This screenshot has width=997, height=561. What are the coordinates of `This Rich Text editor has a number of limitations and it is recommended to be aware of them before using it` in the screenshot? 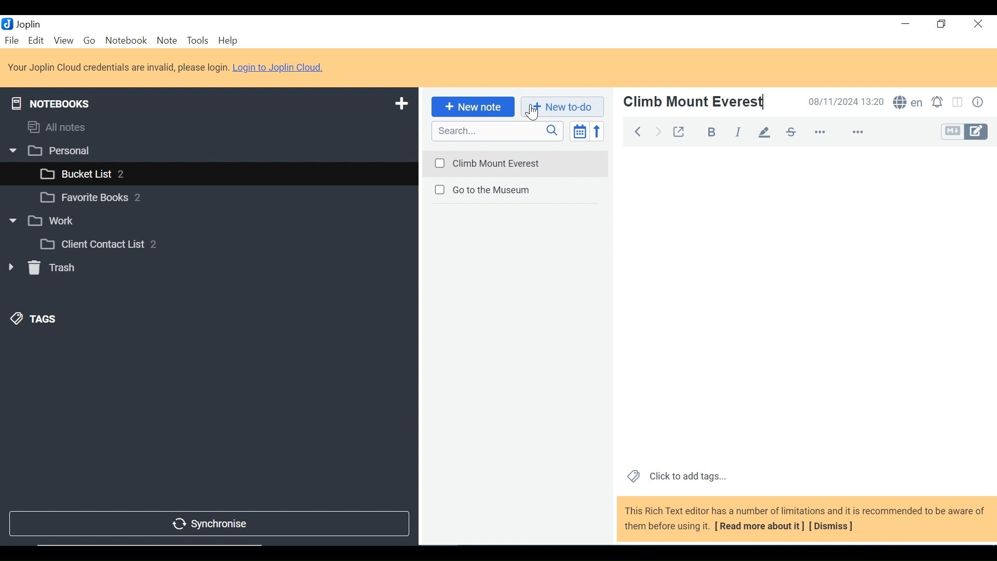 It's located at (805, 519).